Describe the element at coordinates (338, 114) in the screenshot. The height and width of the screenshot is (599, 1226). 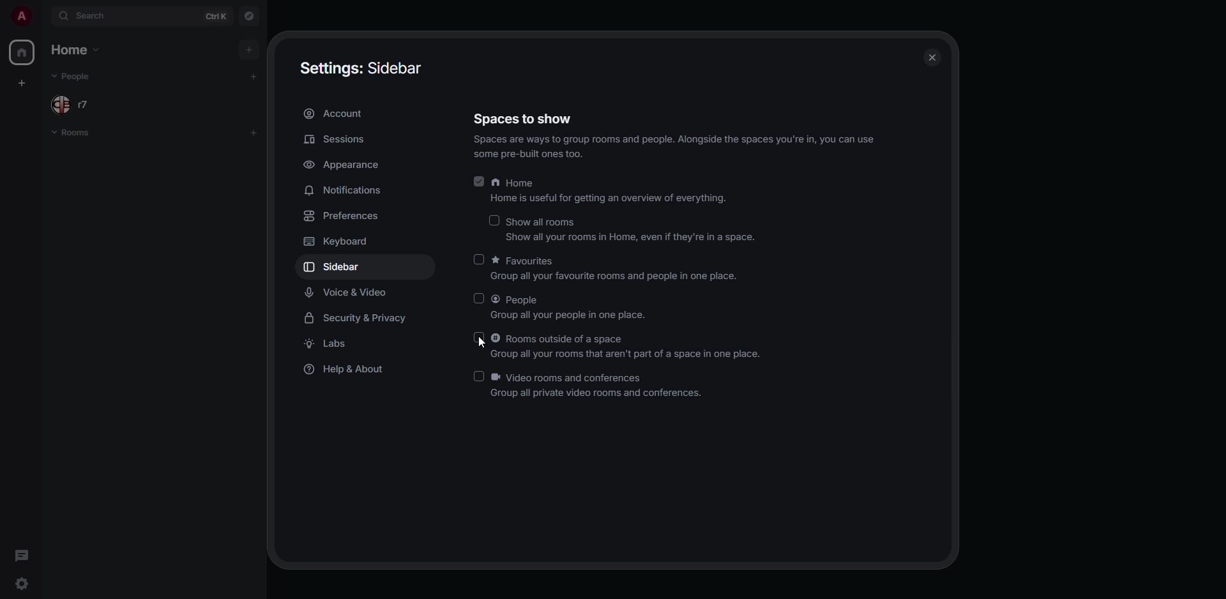
I see `account` at that location.